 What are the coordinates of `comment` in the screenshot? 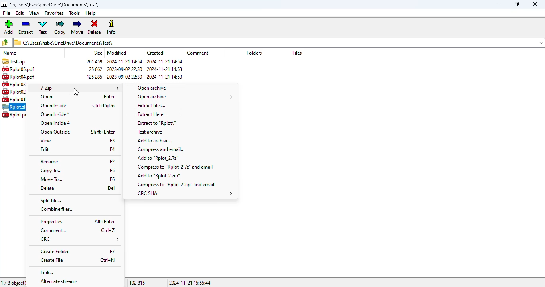 It's located at (53, 230).